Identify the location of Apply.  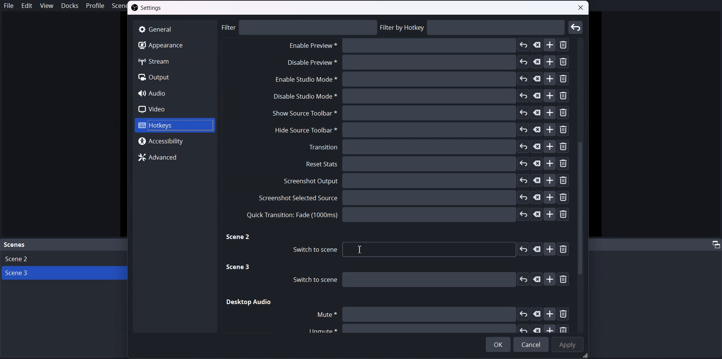
(567, 345).